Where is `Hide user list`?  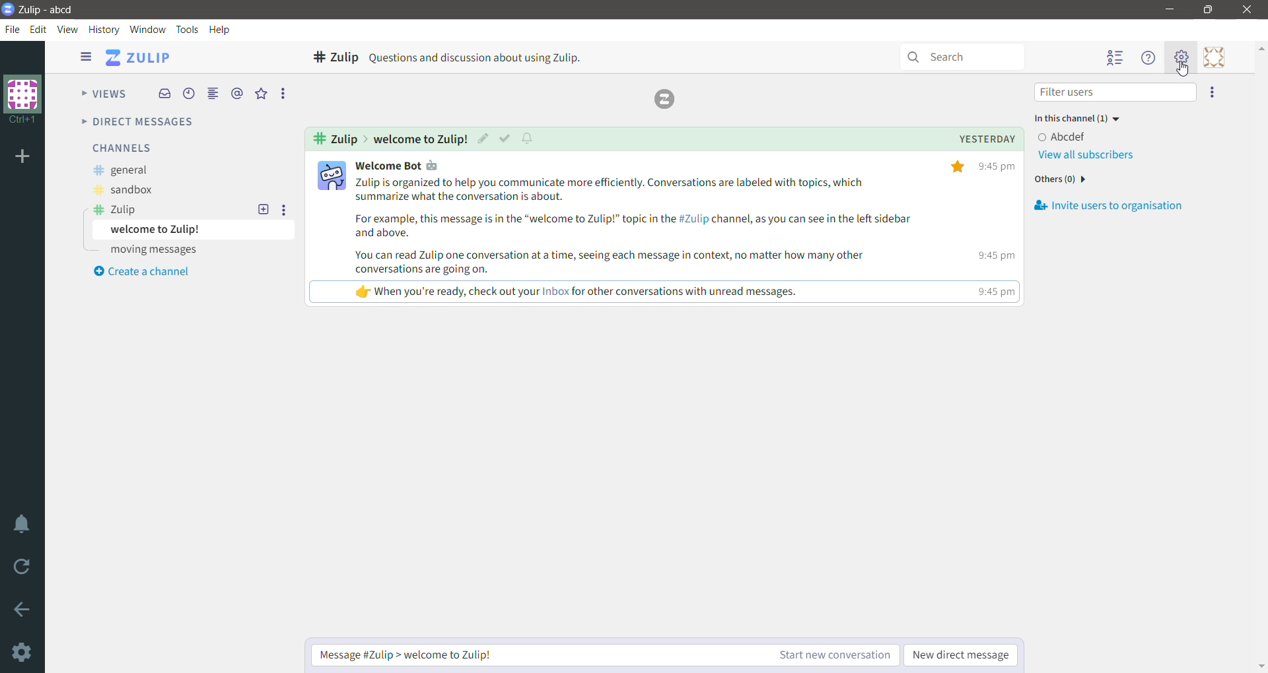 Hide user list is located at coordinates (1116, 58).